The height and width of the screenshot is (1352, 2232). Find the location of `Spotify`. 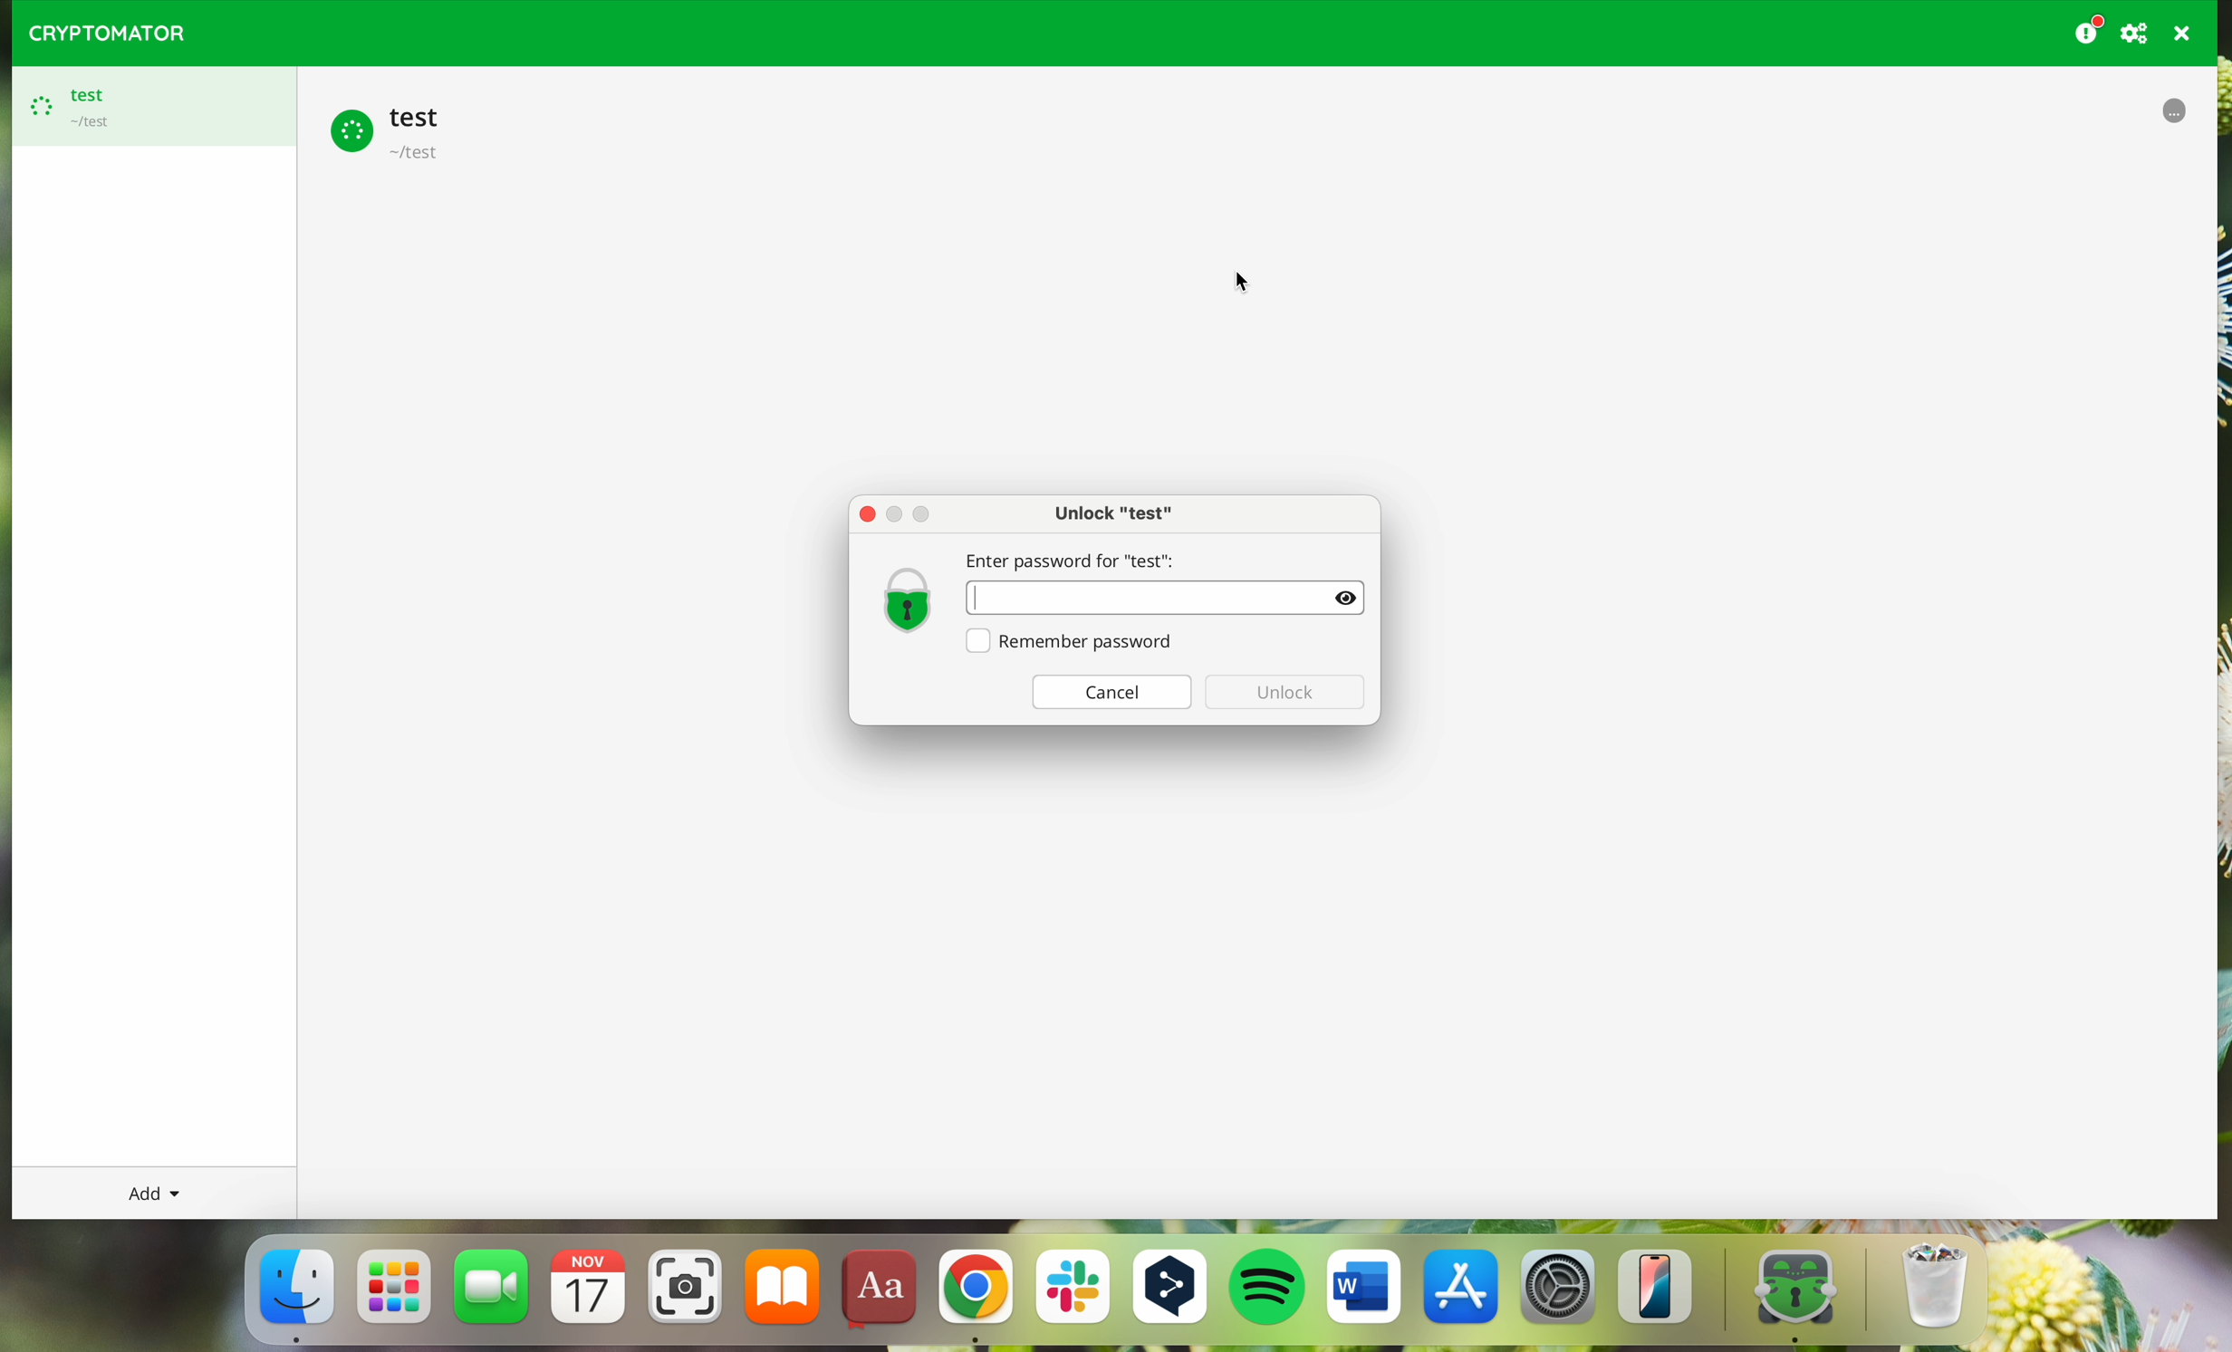

Spotify is located at coordinates (1270, 1290).